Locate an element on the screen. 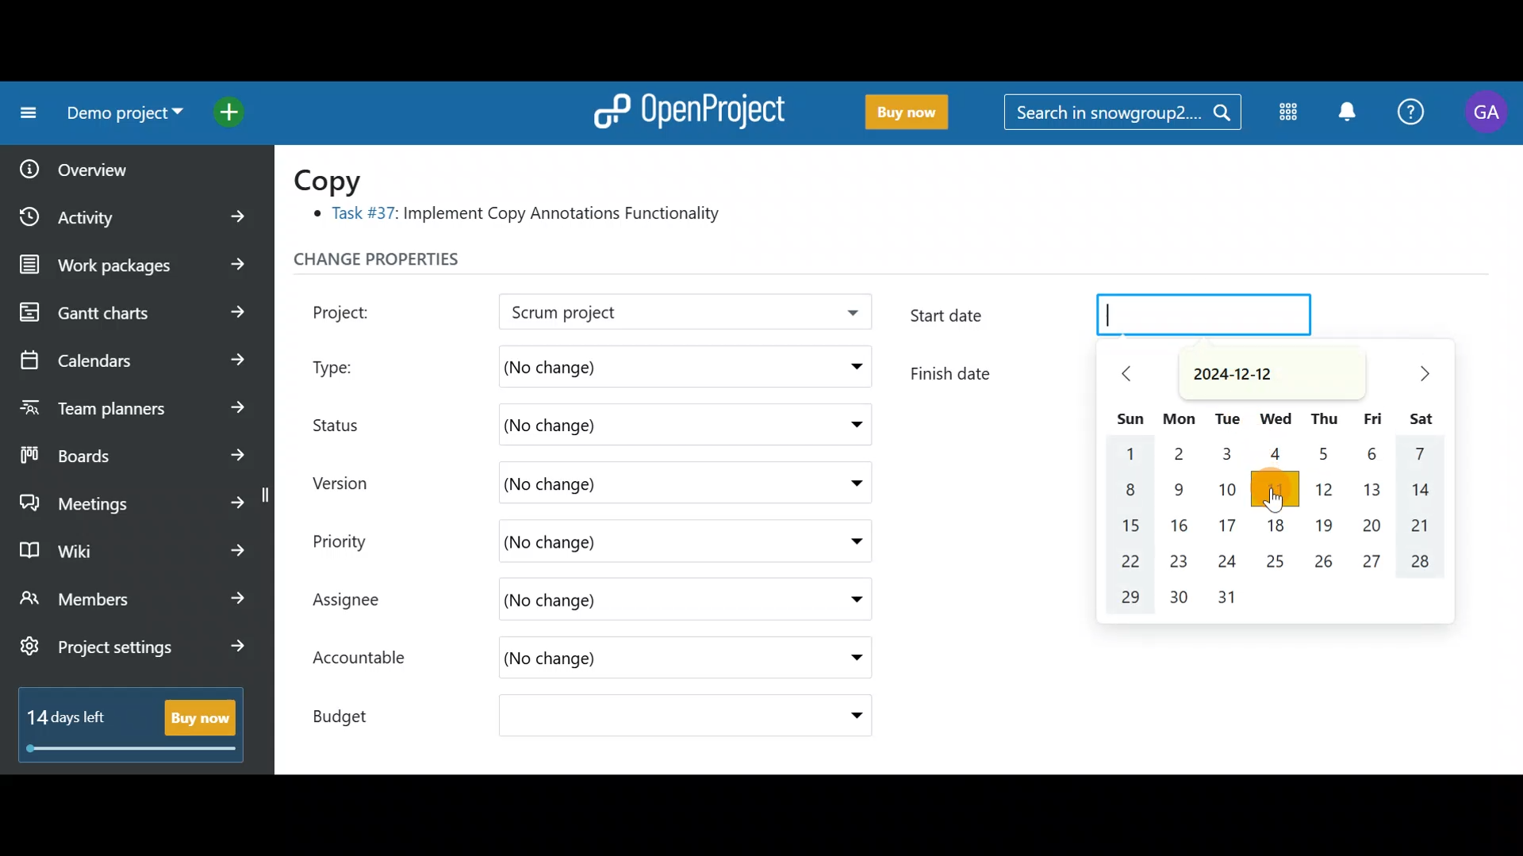  Budget drop down is located at coordinates (846, 716).